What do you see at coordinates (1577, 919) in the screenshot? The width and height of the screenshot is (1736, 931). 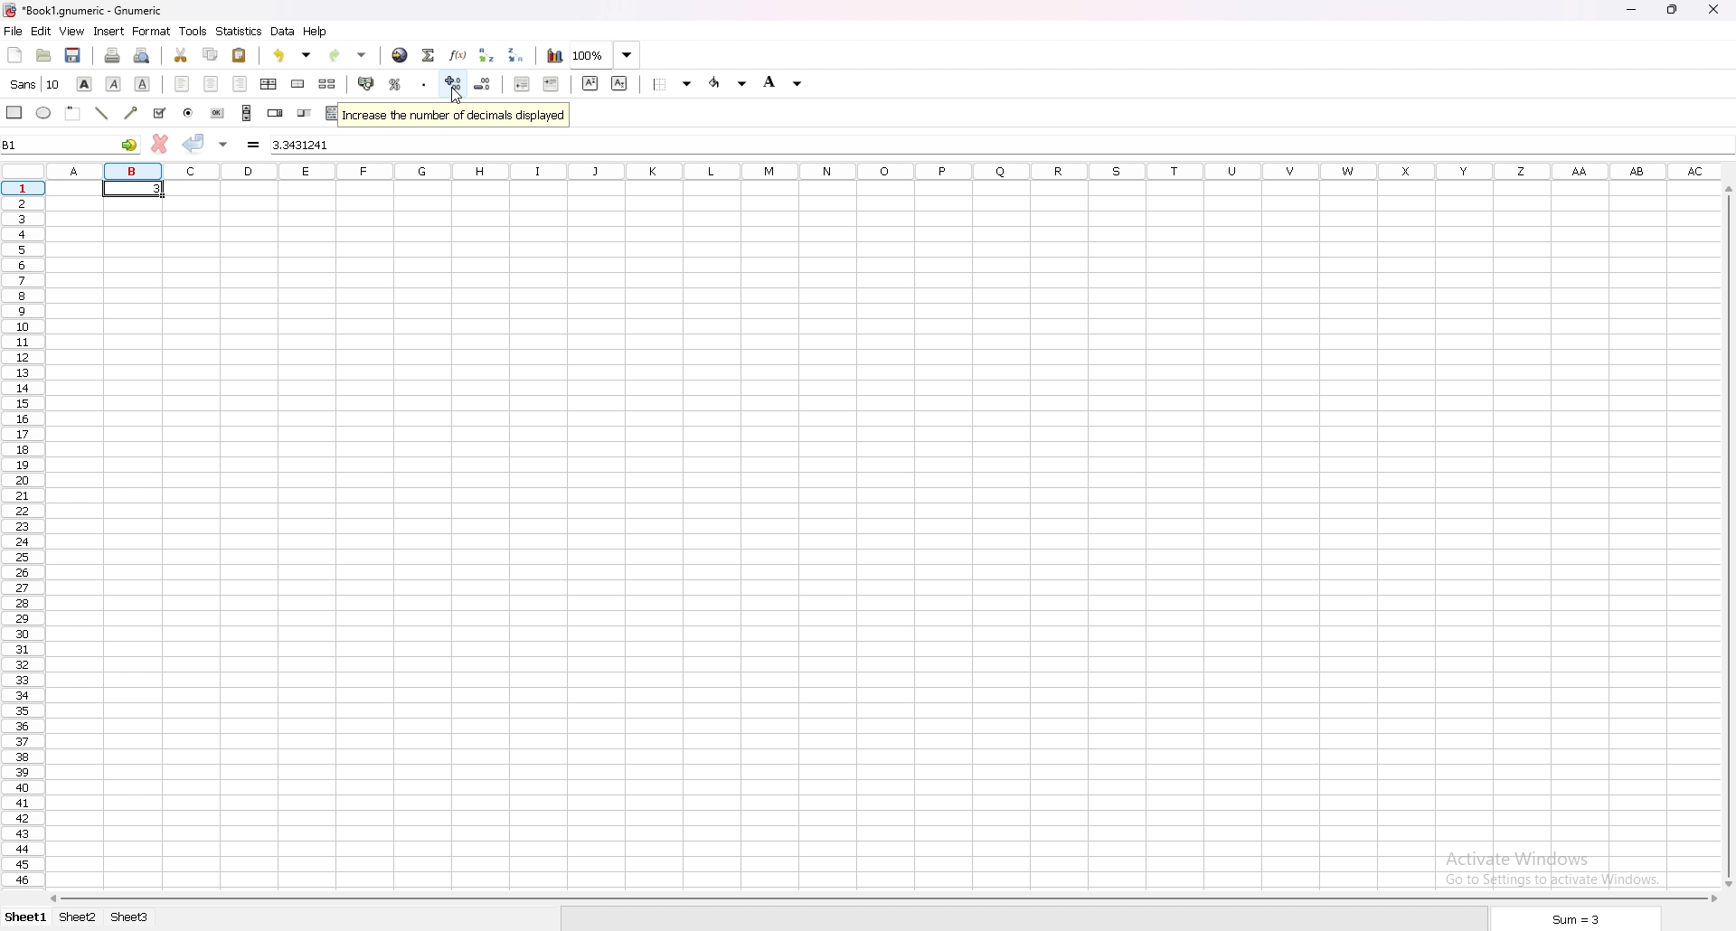 I see `sum` at bounding box center [1577, 919].